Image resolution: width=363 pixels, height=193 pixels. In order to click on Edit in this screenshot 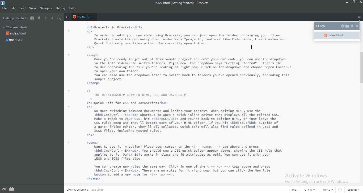, I will do `click(13, 9)`.